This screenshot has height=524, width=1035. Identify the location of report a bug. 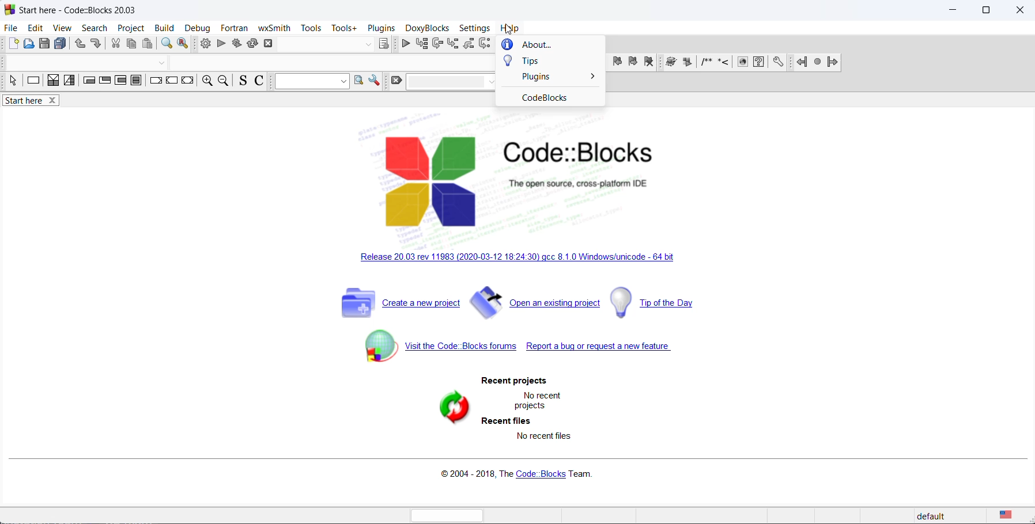
(607, 347).